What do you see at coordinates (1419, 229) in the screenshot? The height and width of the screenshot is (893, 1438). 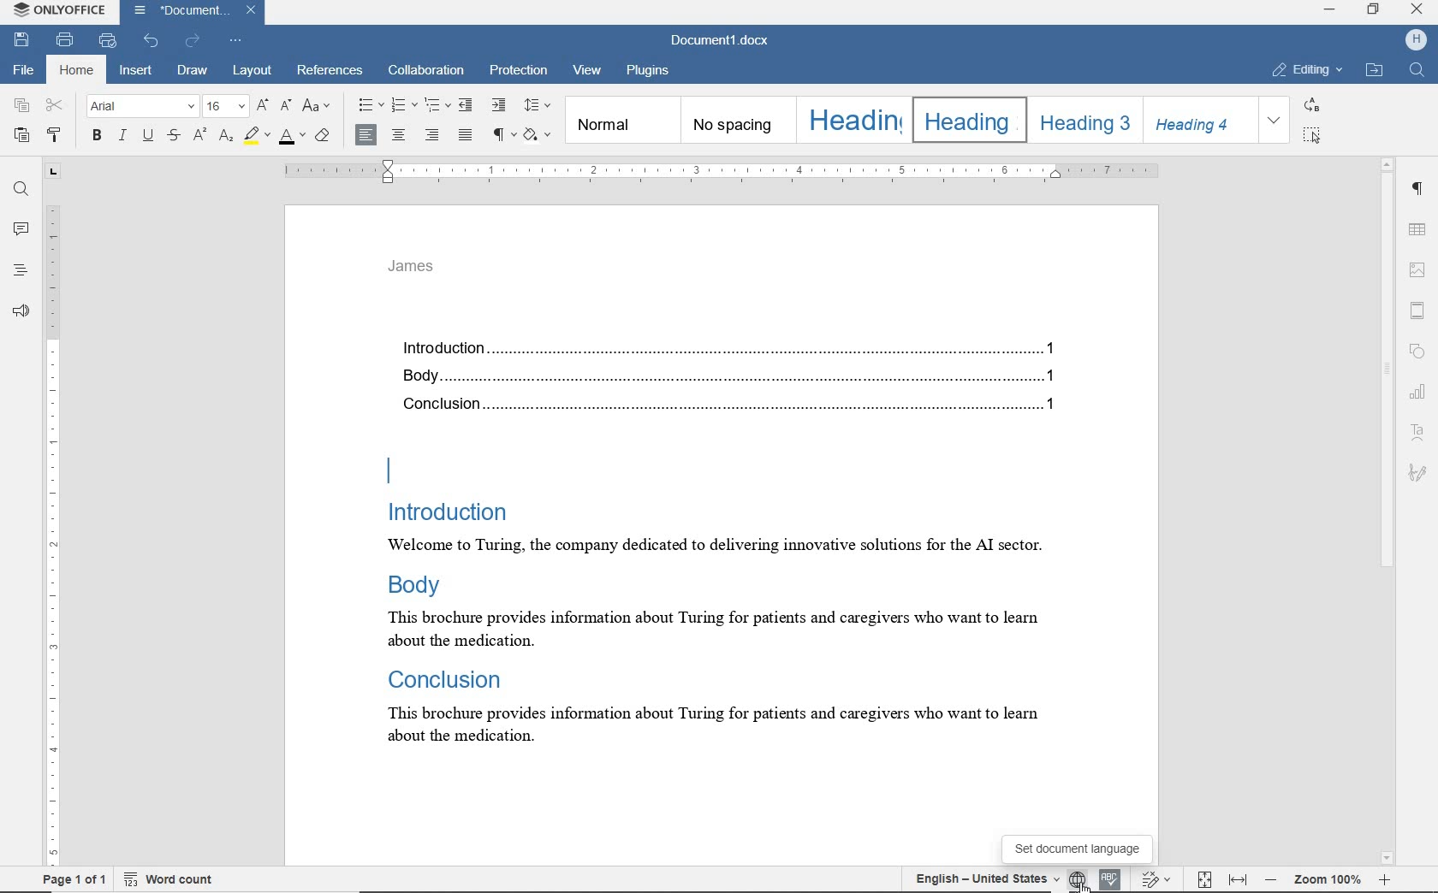 I see `table` at bounding box center [1419, 229].